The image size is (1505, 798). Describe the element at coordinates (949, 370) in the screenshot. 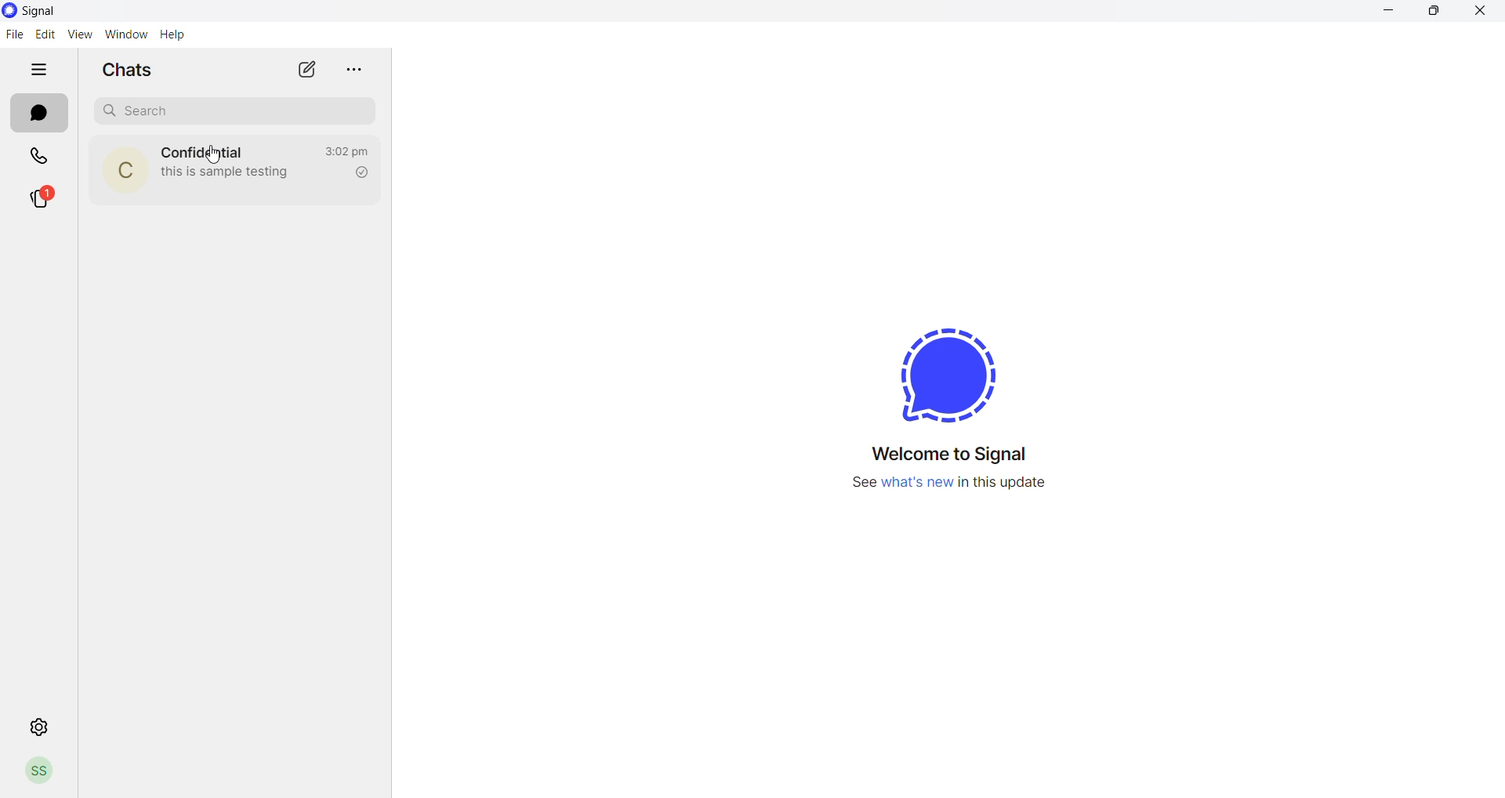

I see `signal logo` at that location.